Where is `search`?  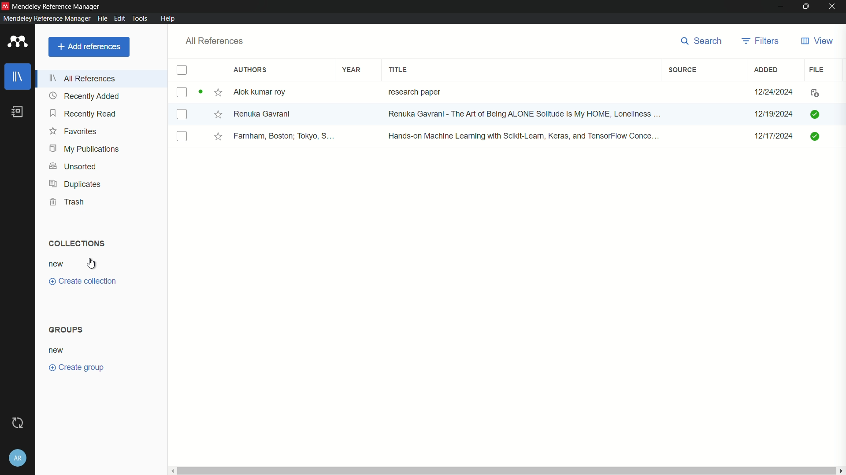
search is located at coordinates (703, 41).